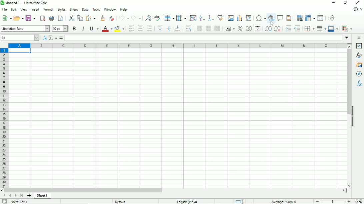 The width and height of the screenshot is (364, 204). I want to click on Close document, so click(361, 9).